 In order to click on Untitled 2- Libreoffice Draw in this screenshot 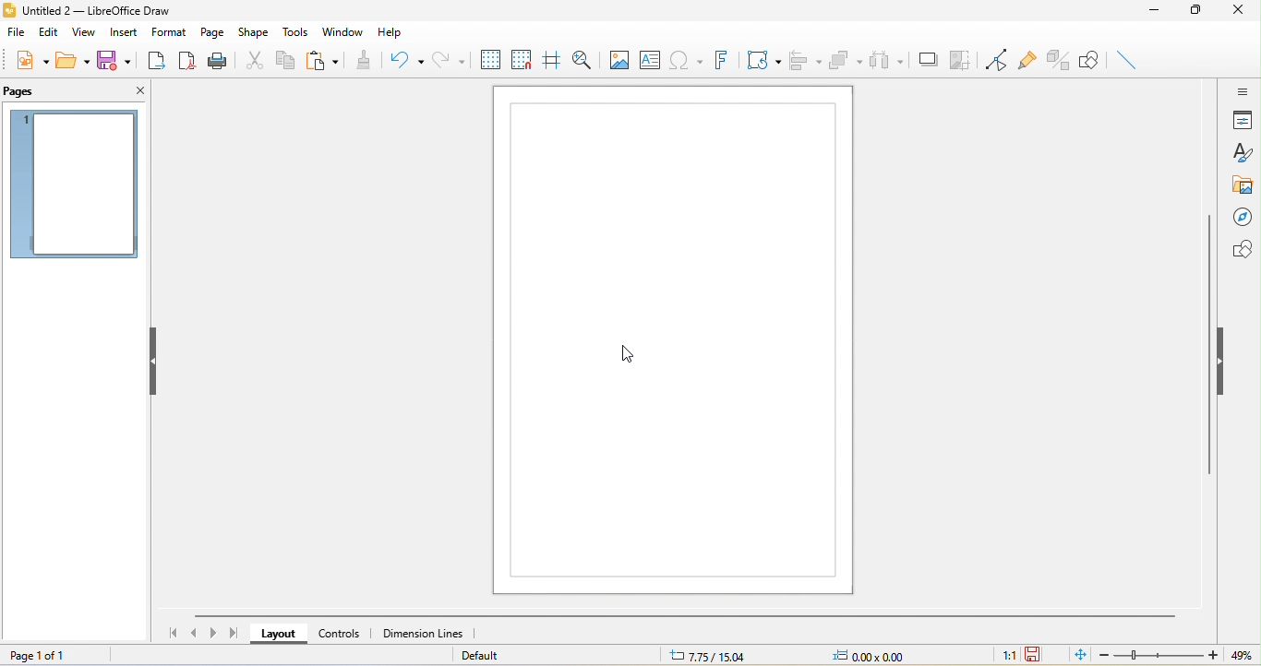, I will do `click(108, 8)`.